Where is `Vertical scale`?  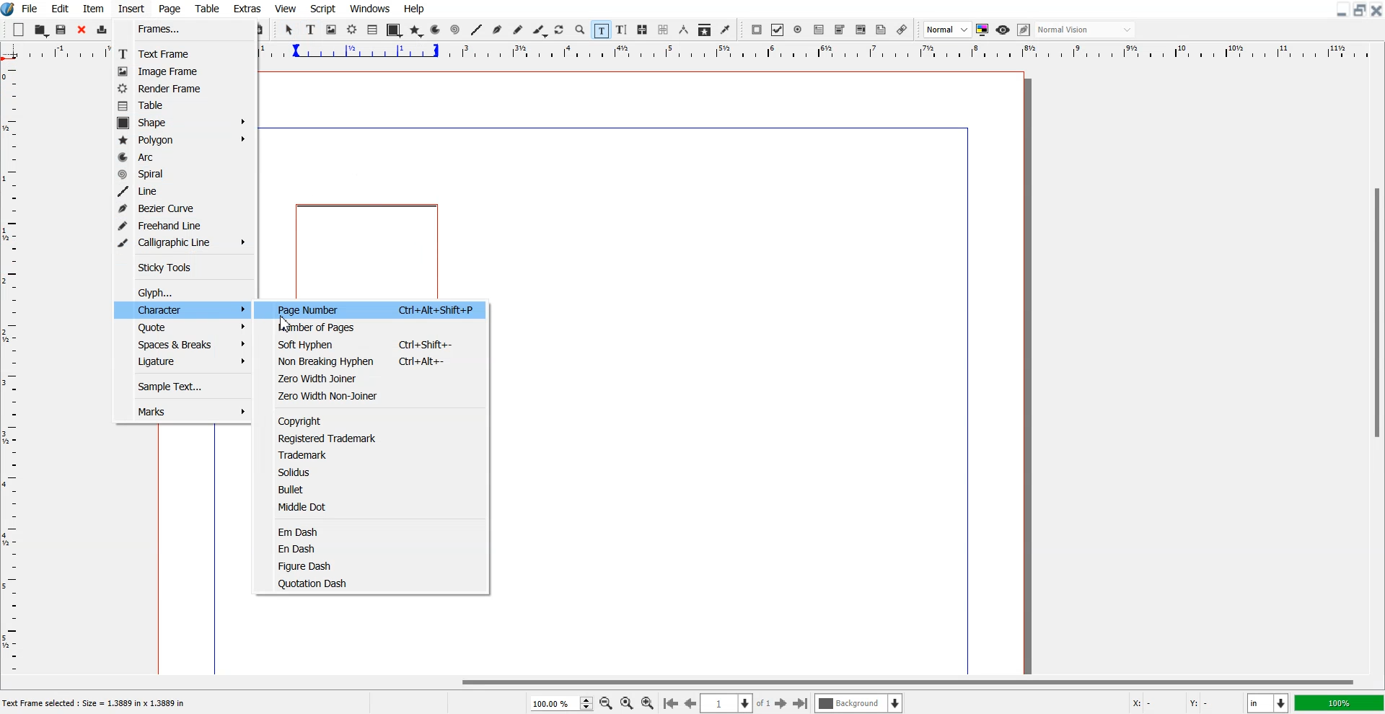 Vertical scale is located at coordinates (10, 369).